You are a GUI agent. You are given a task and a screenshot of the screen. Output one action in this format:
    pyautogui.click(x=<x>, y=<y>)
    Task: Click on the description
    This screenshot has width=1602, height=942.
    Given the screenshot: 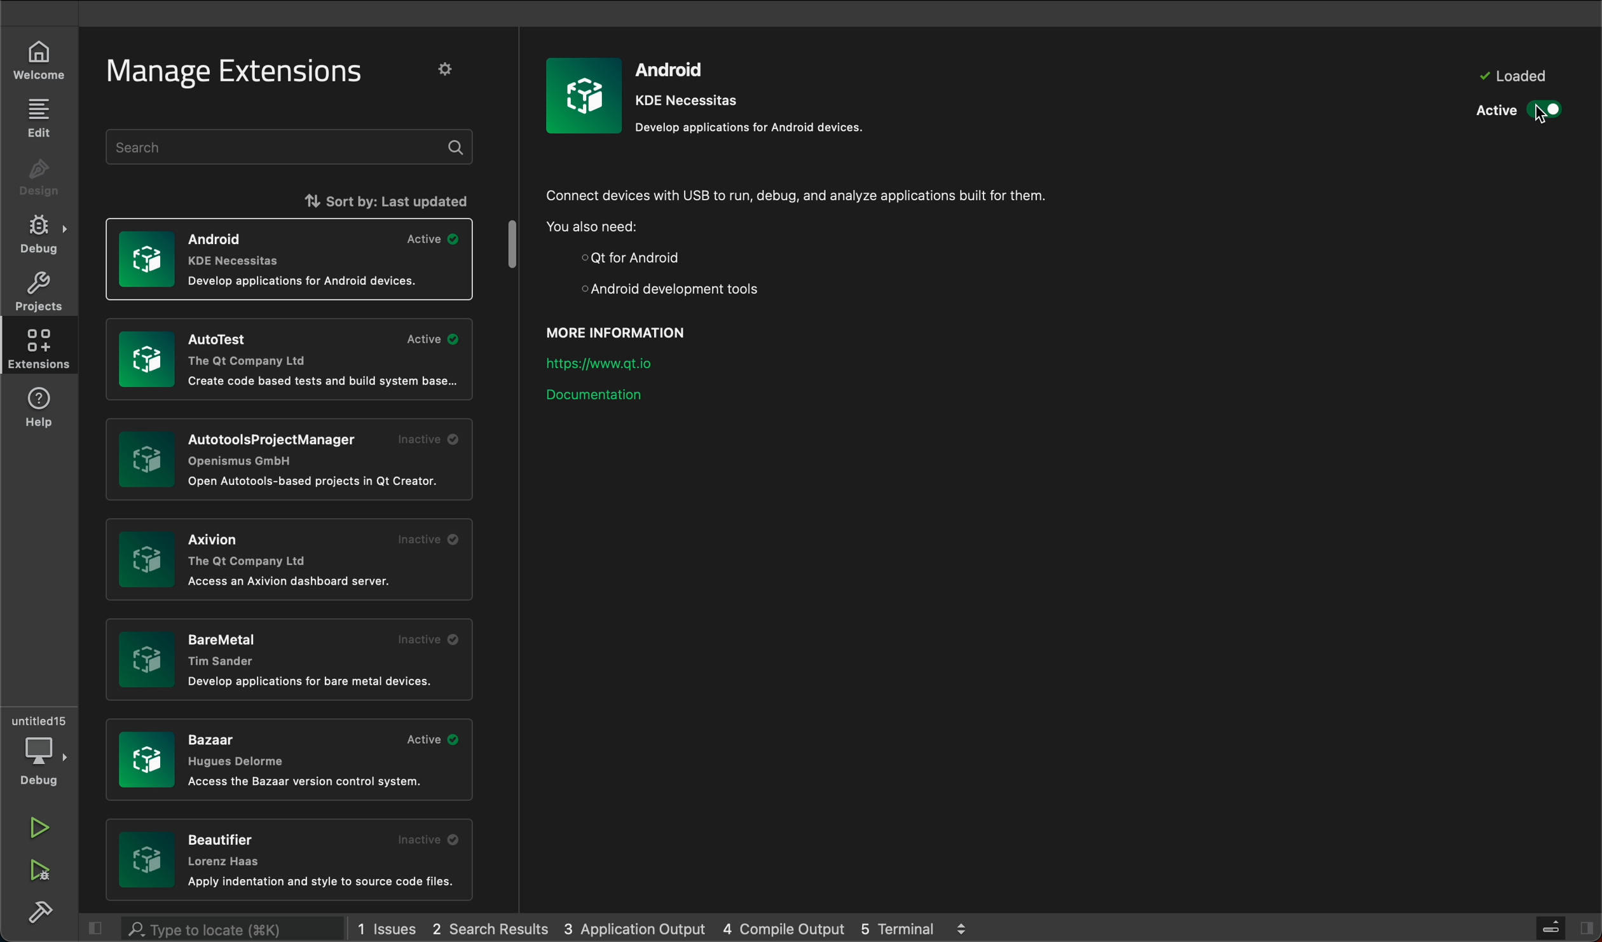 What is the action you would take?
    pyautogui.click(x=818, y=241)
    